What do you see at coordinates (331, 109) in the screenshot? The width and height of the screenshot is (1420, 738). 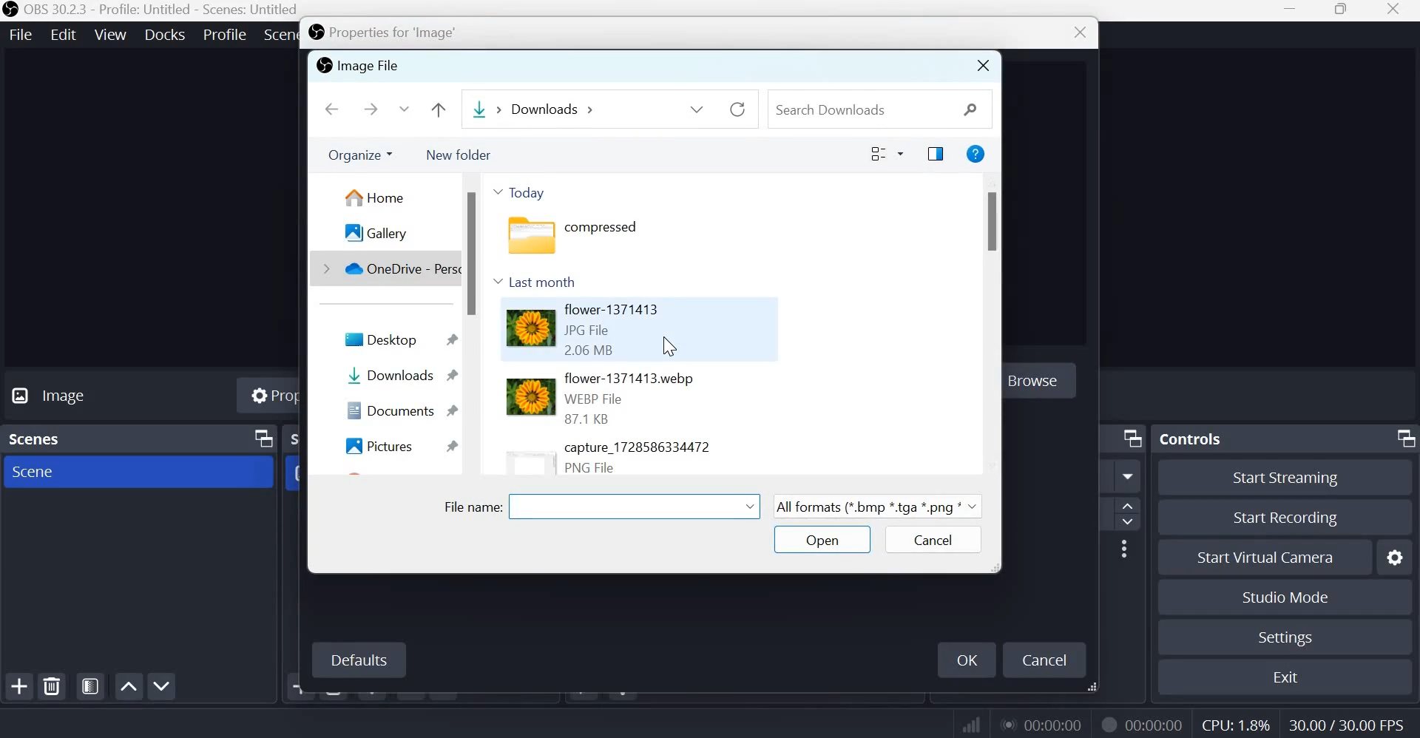 I see `Back to home` at bounding box center [331, 109].